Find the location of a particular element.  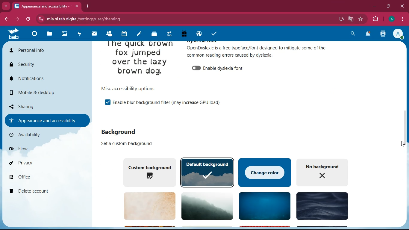

delete is located at coordinates (43, 191).